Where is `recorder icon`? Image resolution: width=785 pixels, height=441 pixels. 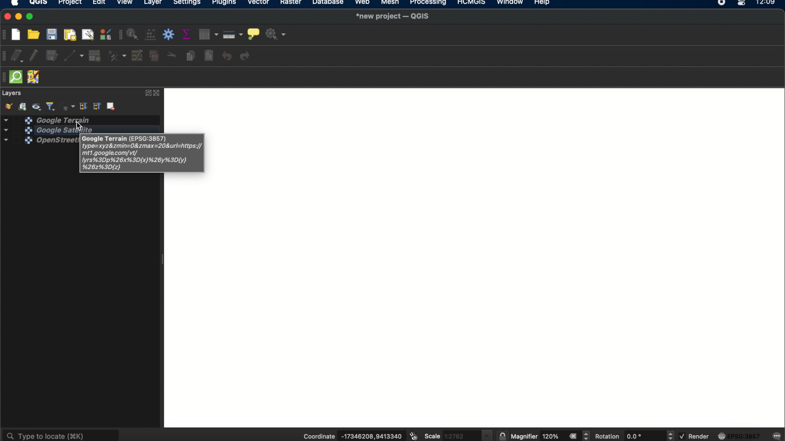
recorder icon is located at coordinates (722, 3).